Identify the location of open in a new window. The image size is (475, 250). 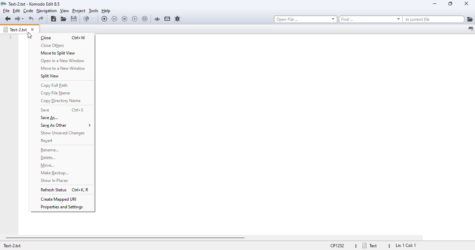
(63, 60).